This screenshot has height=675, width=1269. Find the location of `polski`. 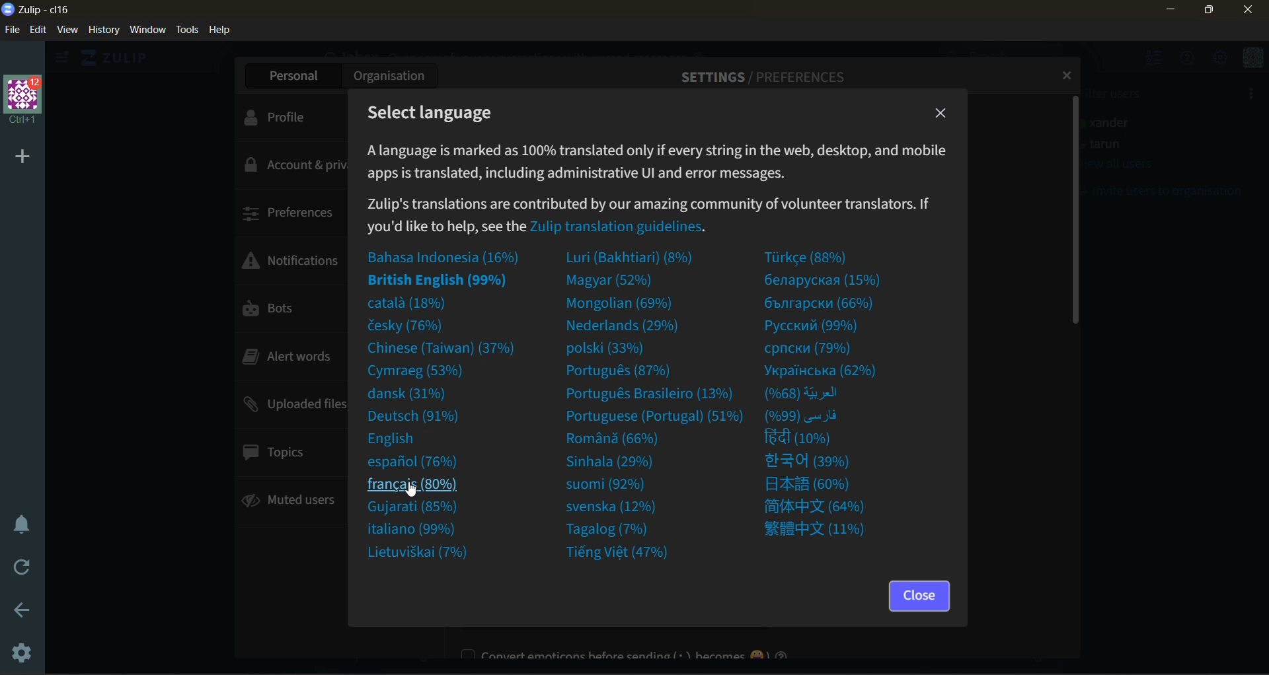

polski is located at coordinates (607, 347).